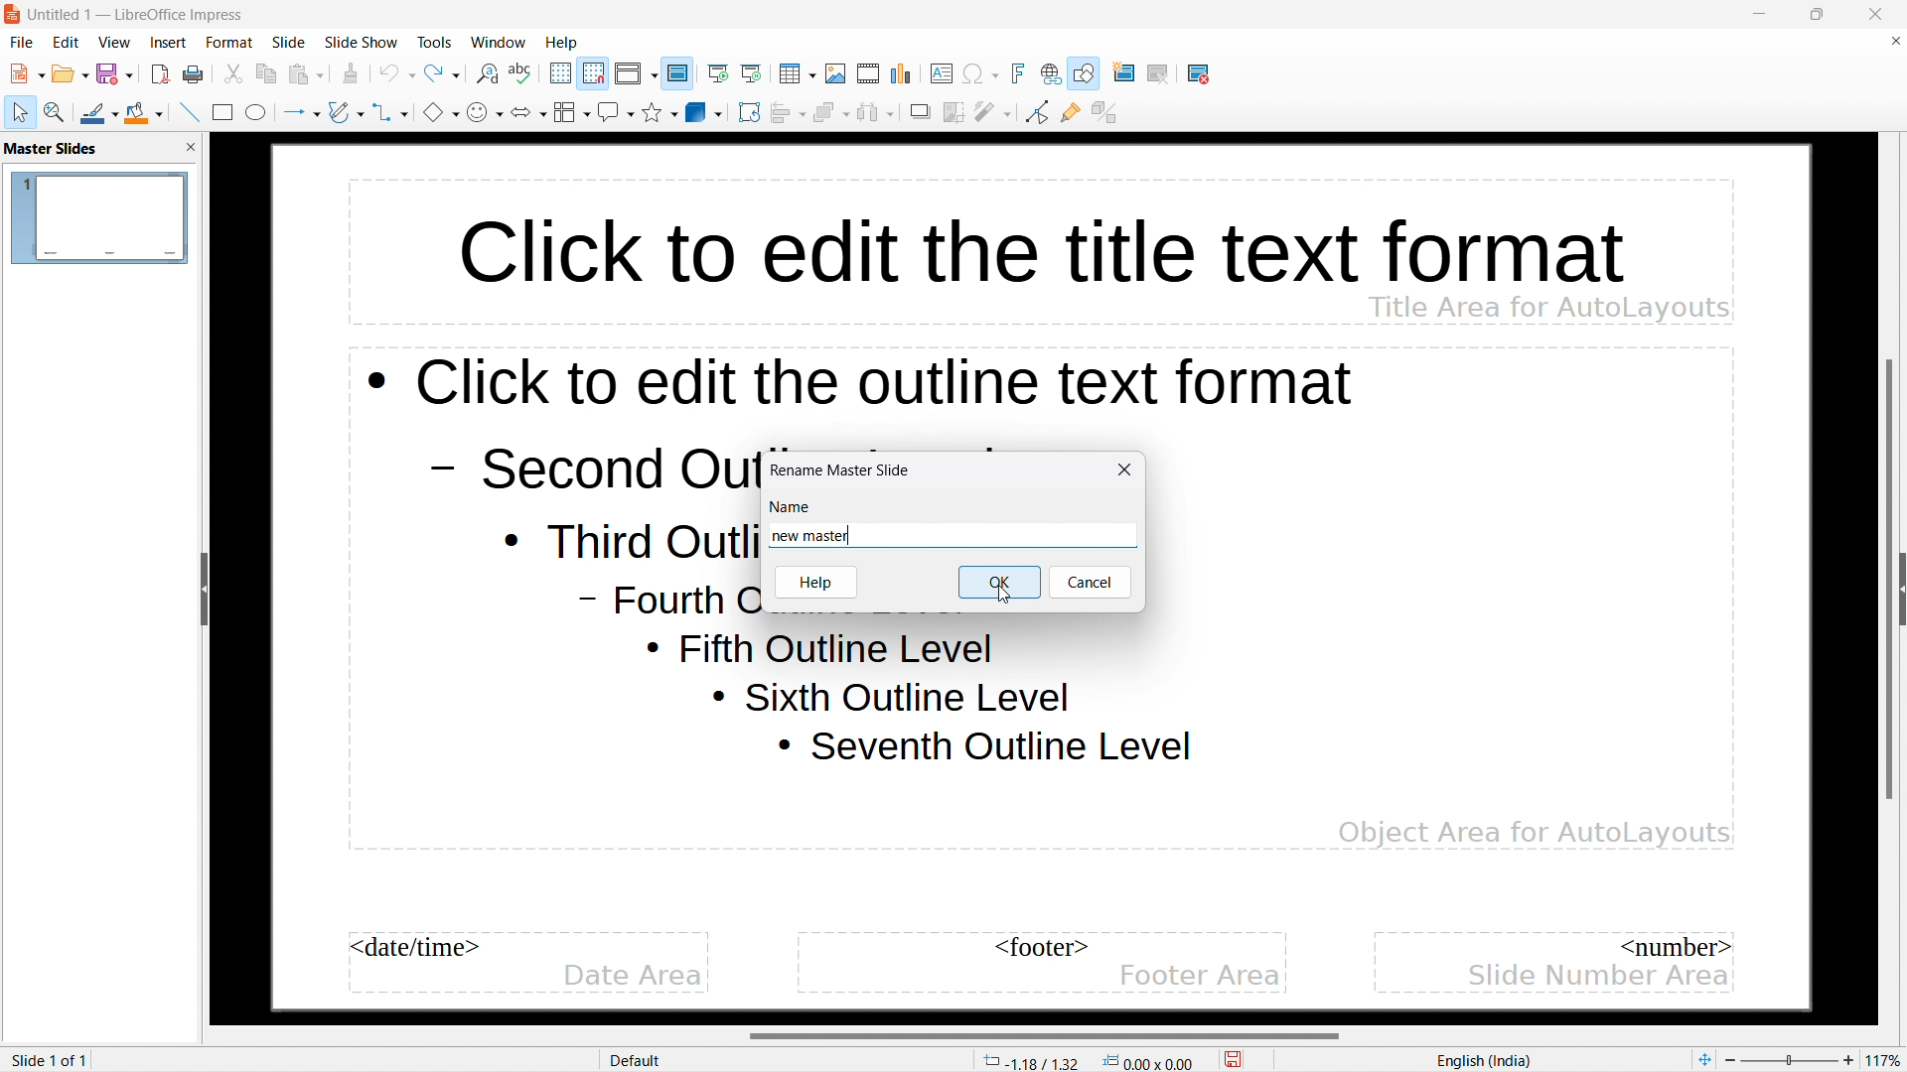 This screenshot has height=1072, width=1907. I want to click on new master, so click(952, 536).